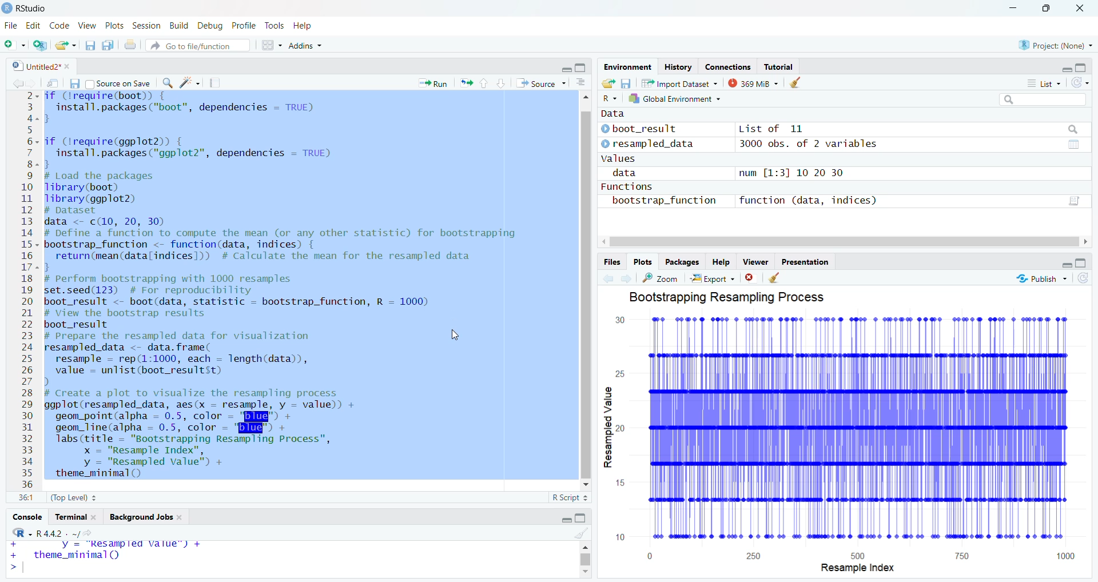 The image size is (1098, 582). What do you see at coordinates (628, 186) in the screenshot?
I see `Functions` at bounding box center [628, 186].